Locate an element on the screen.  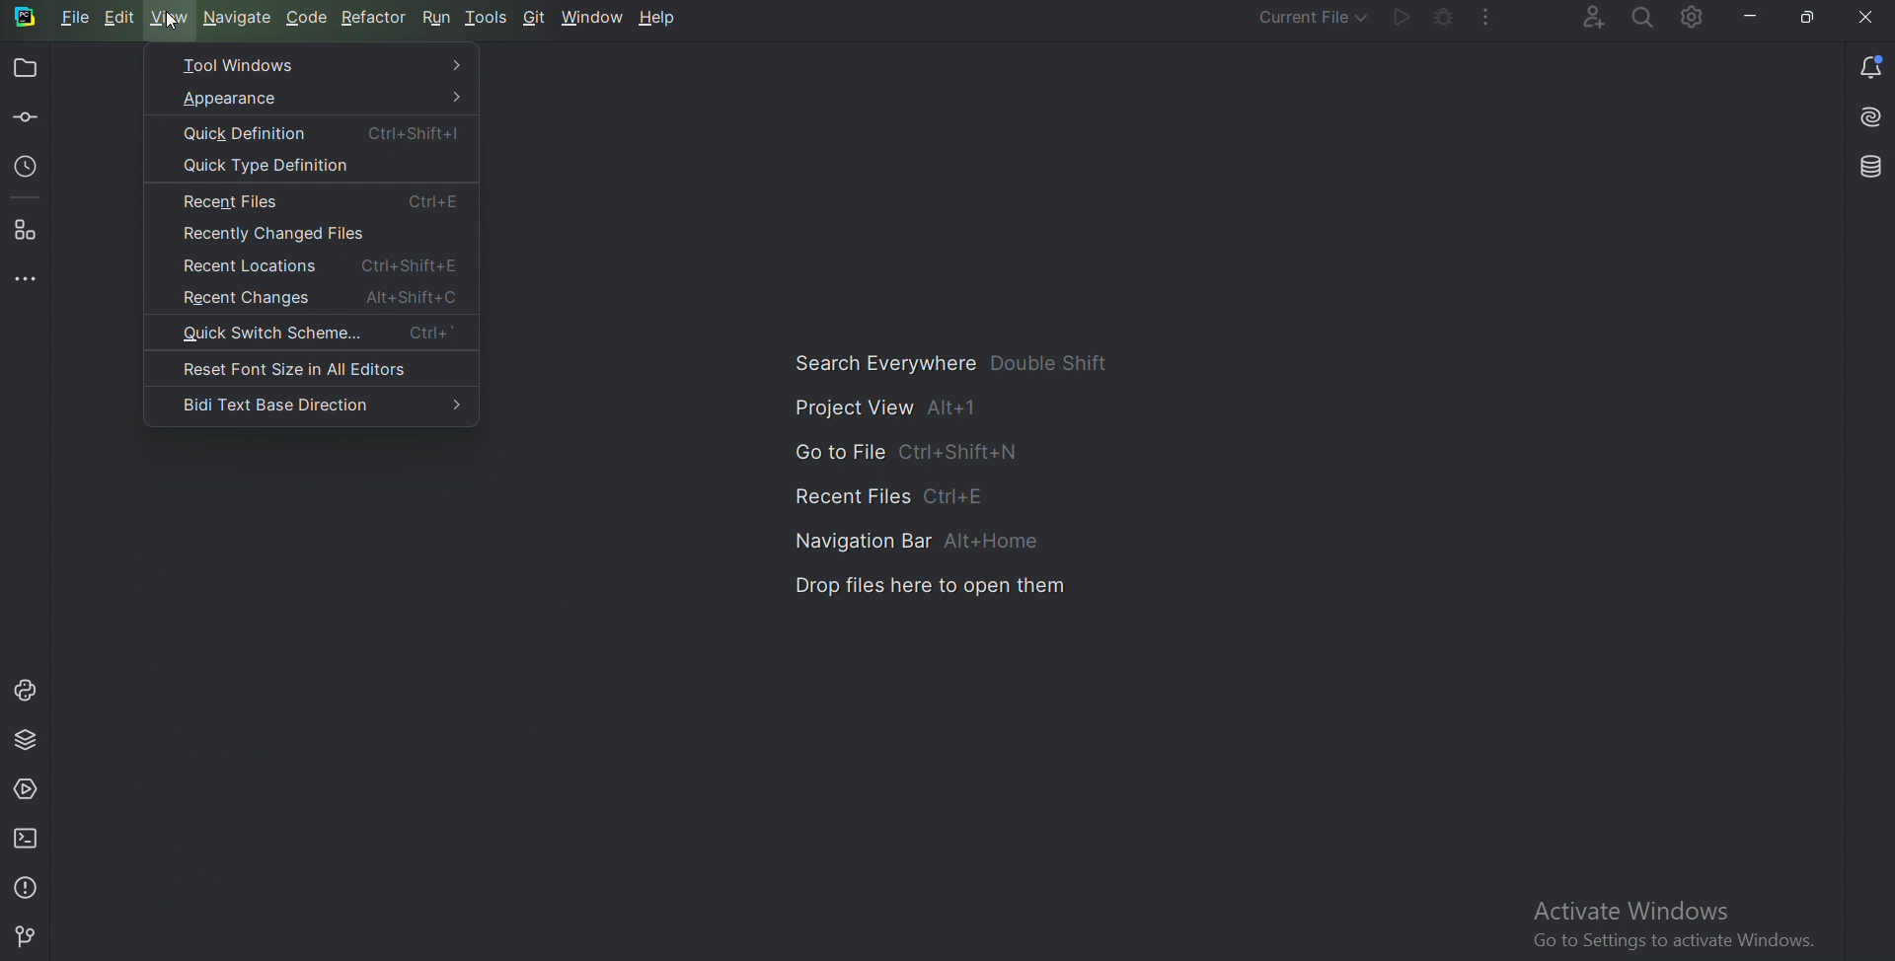
Search Everywhere is located at coordinates (961, 362).